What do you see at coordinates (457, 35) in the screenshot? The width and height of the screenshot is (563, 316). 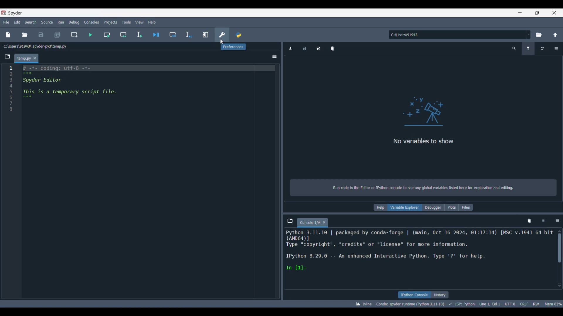 I see `Enter location` at bounding box center [457, 35].